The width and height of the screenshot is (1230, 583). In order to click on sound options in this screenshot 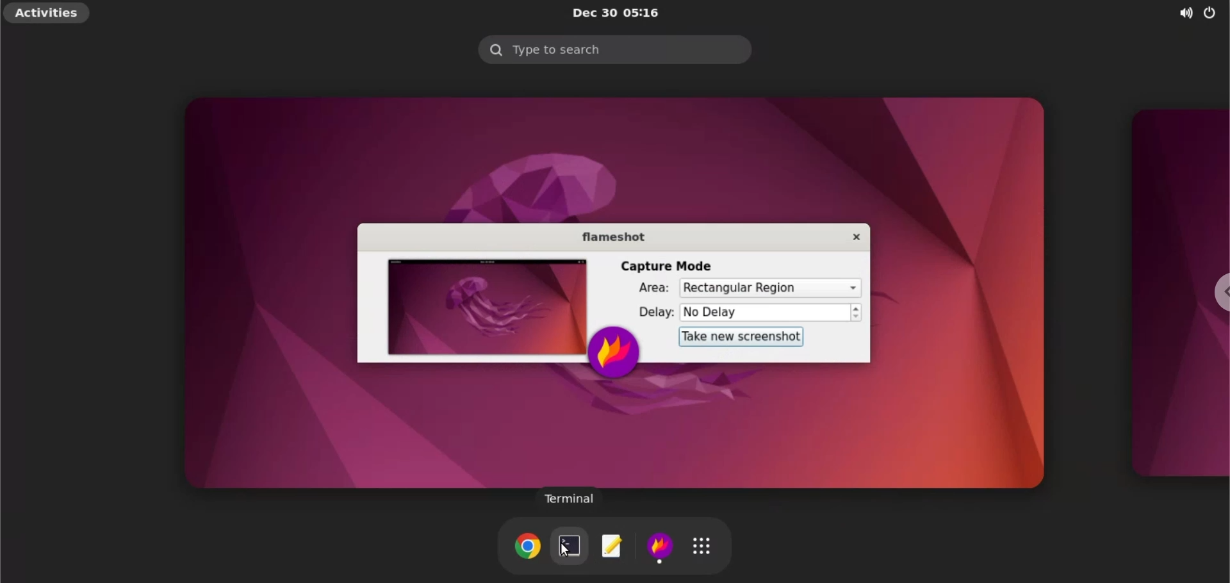, I will do `click(1183, 15)`.